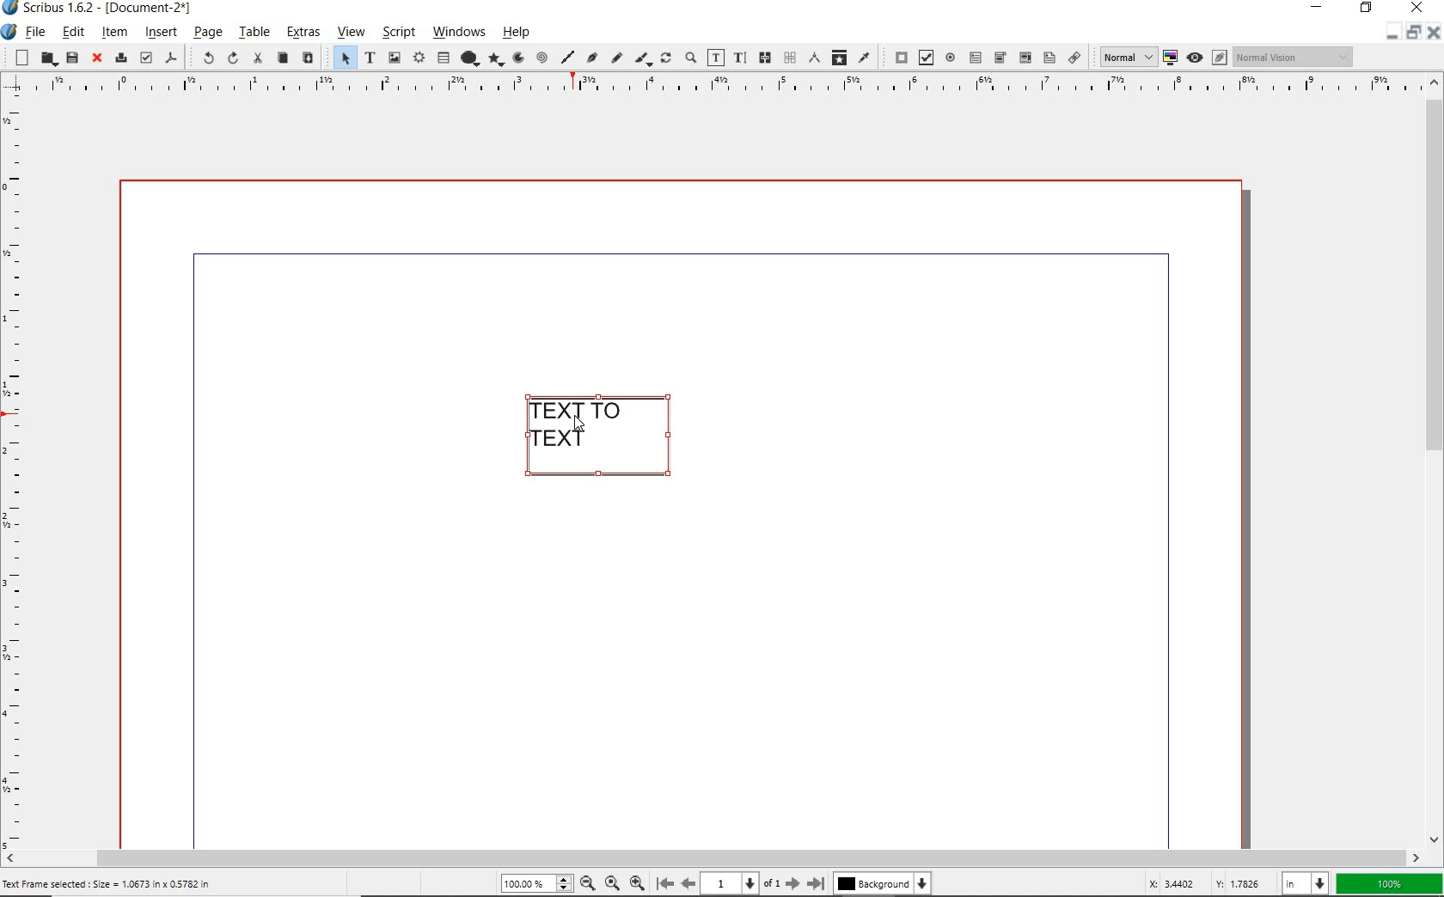 The image size is (1444, 897). Describe the element at coordinates (395, 59) in the screenshot. I see `image frame` at that location.